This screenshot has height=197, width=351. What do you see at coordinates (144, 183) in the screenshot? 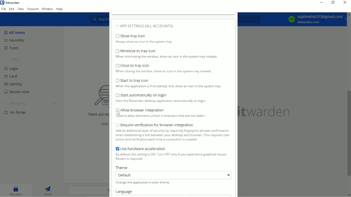
I see `Change the application's color theme.` at bounding box center [144, 183].